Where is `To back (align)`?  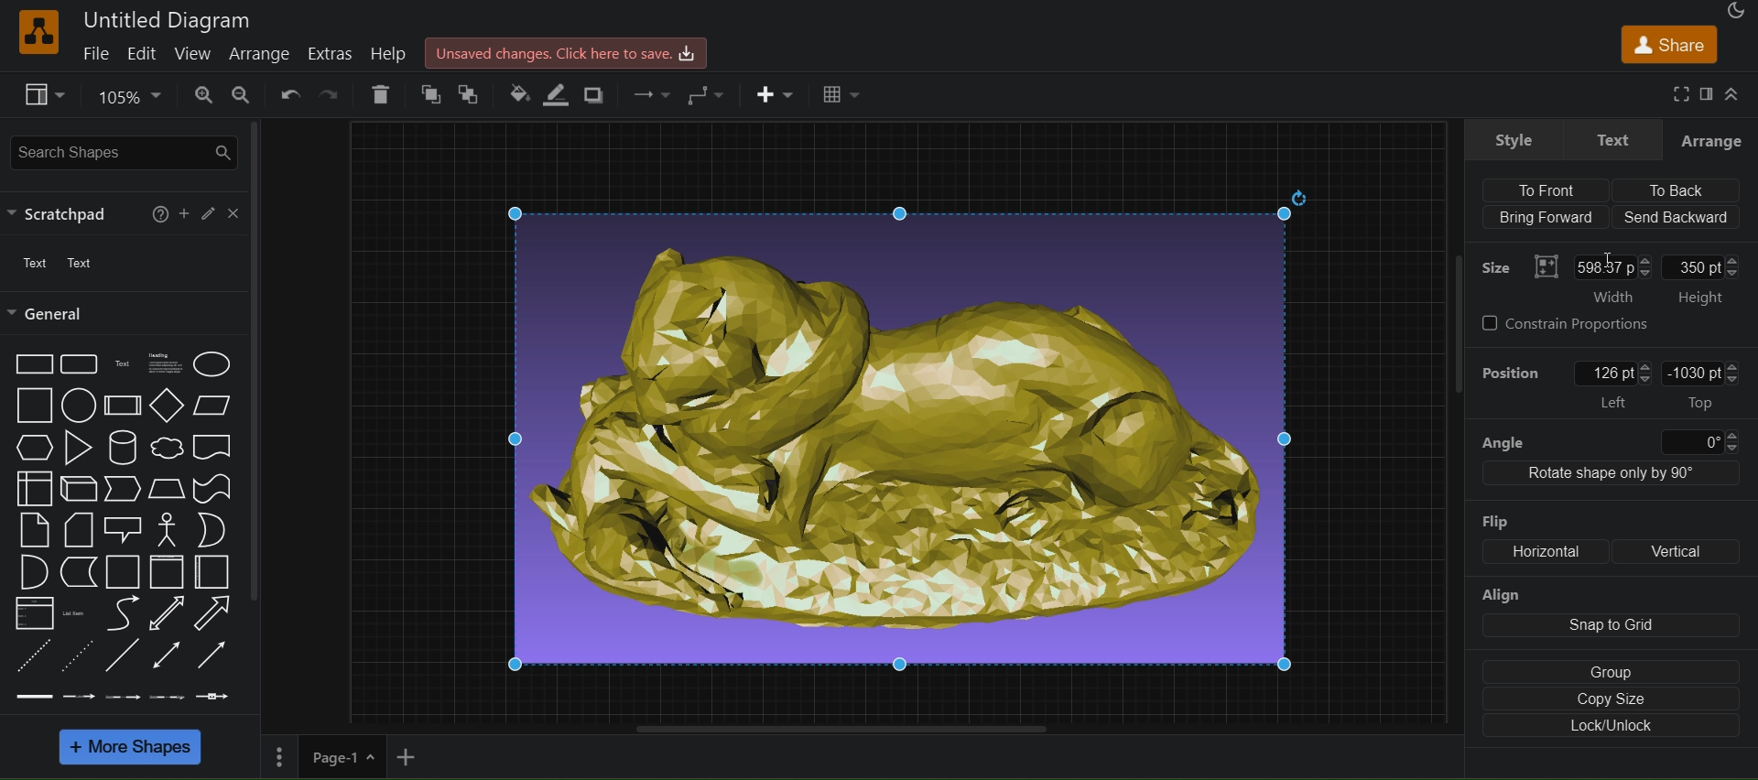
To back (align) is located at coordinates (1680, 190).